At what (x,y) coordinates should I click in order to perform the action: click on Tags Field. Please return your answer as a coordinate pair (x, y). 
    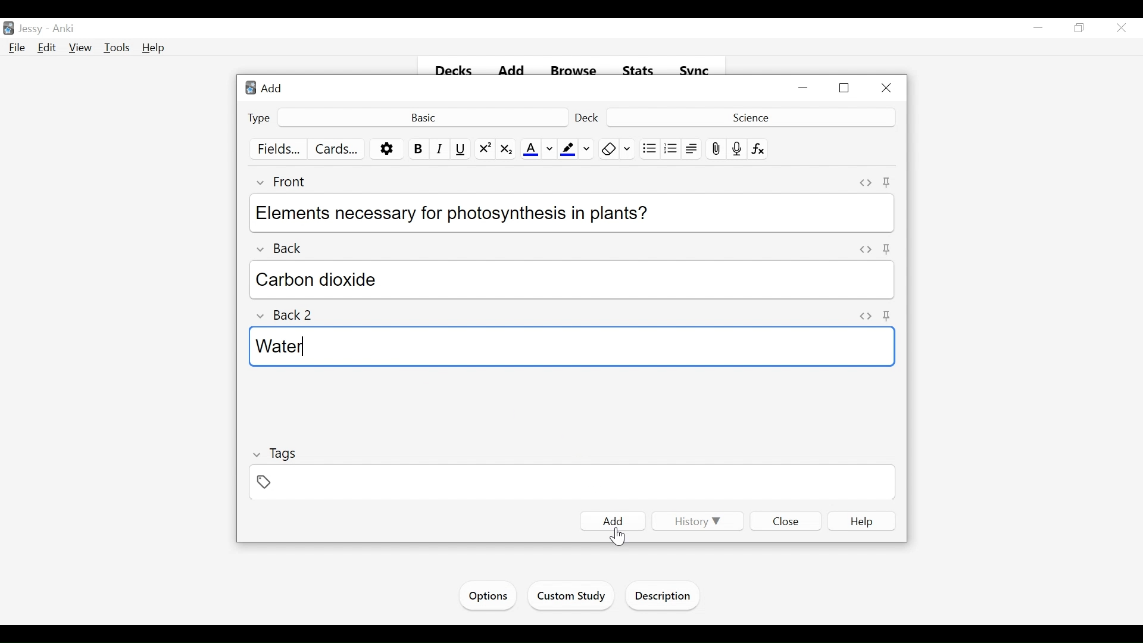
    Looking at the image, I should click on (573, 483).